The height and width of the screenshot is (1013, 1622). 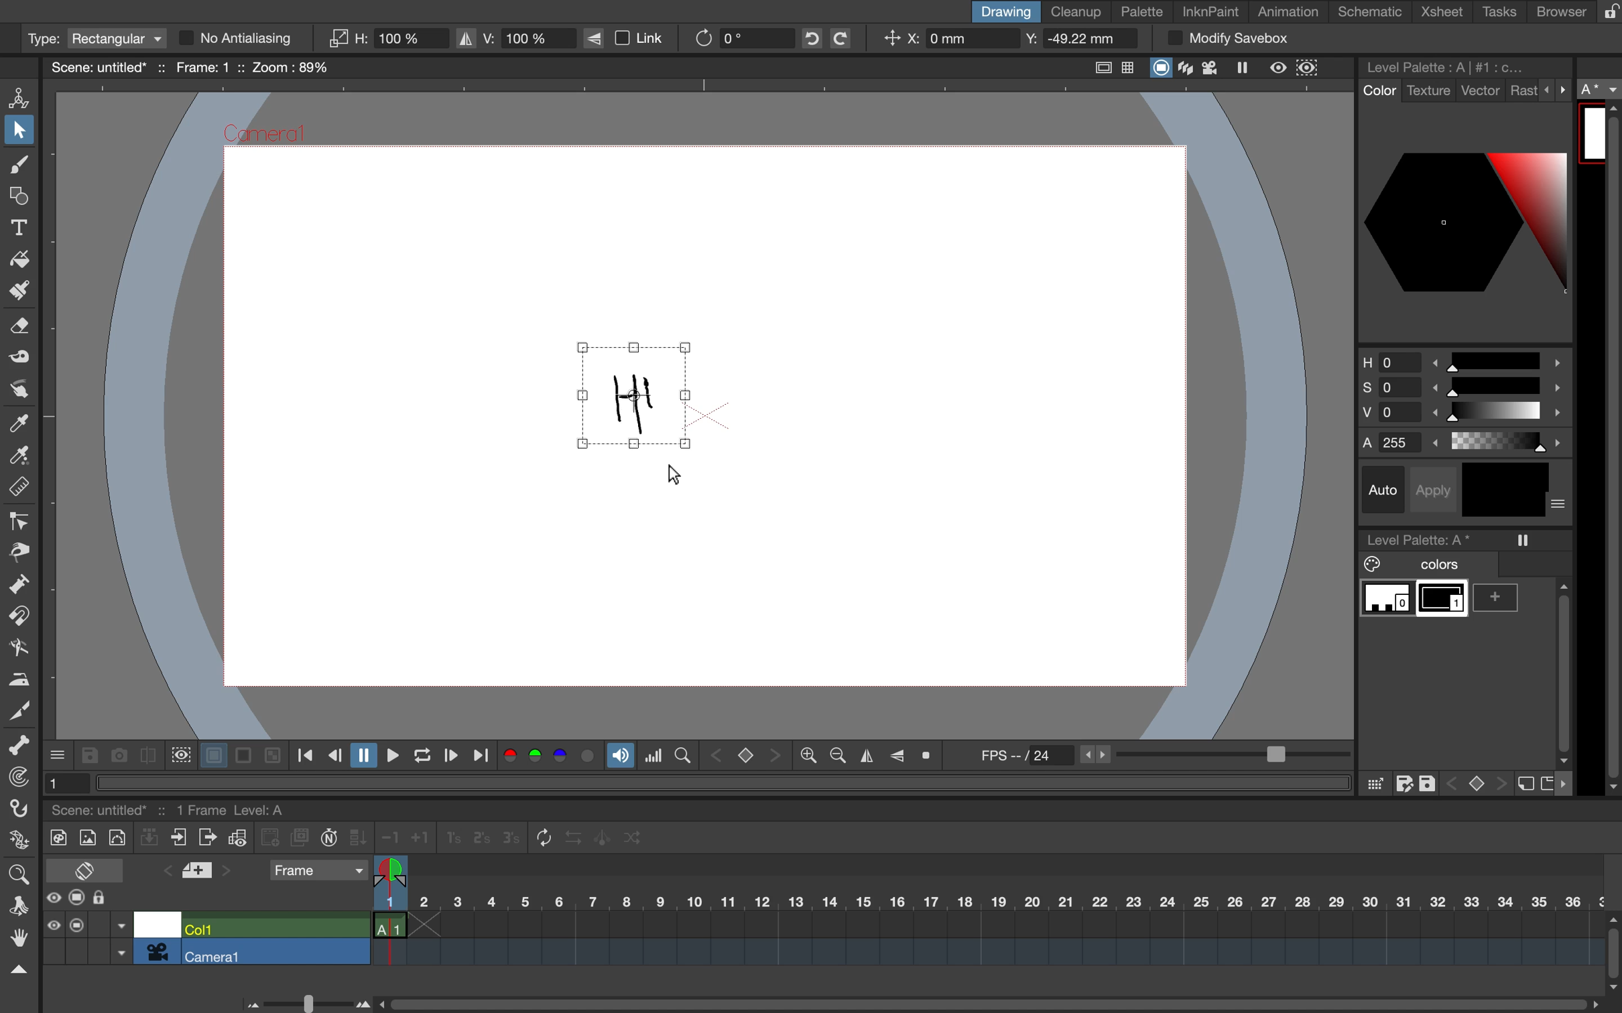 What do you see at coordinates (1481, 92) in the screenshot?
I see `vector` at bounding box center [1481, 92].